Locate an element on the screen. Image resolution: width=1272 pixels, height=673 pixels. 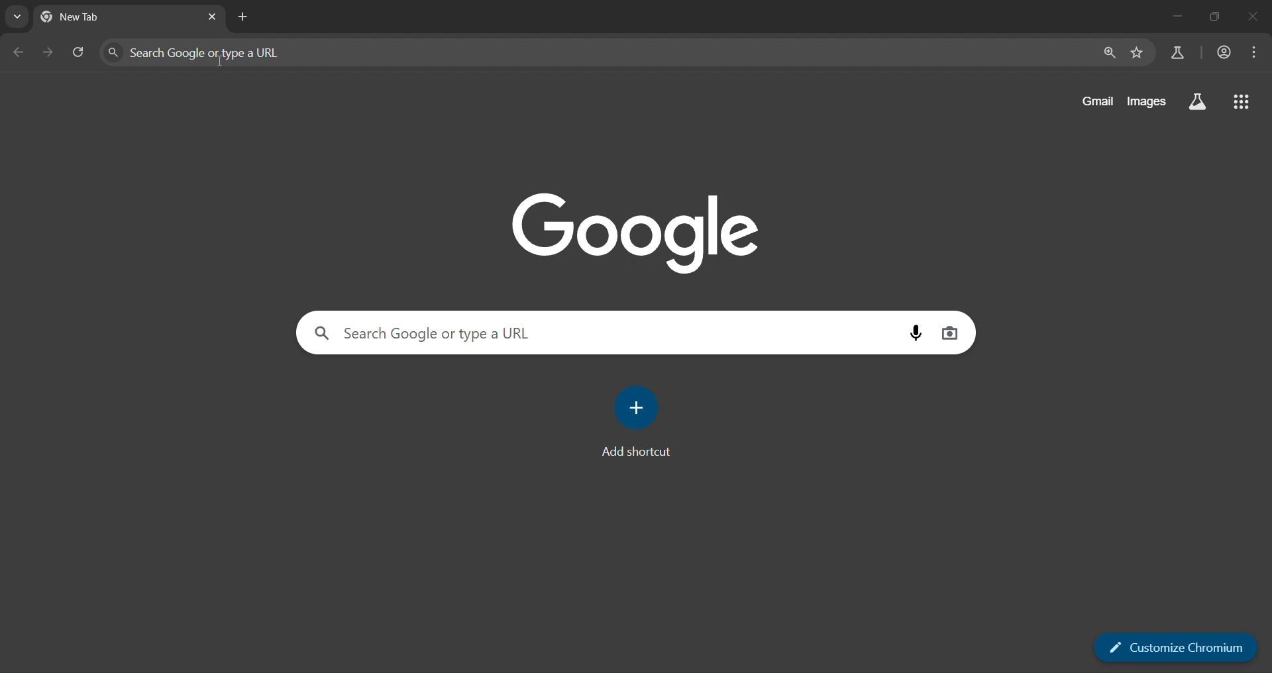
new tab is located at coordinates (243, 15).